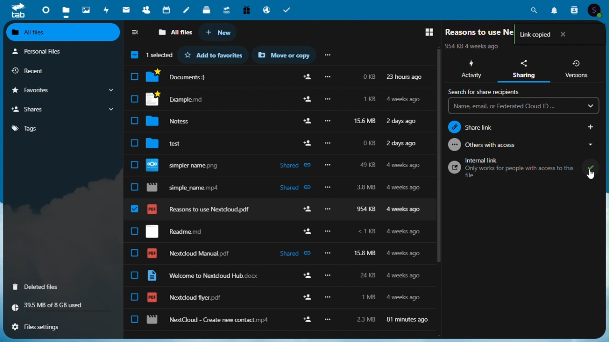  What do you see at coordinates (305, 100) in the screenshot?
I see ` add user` at bounding box center [305, 100].